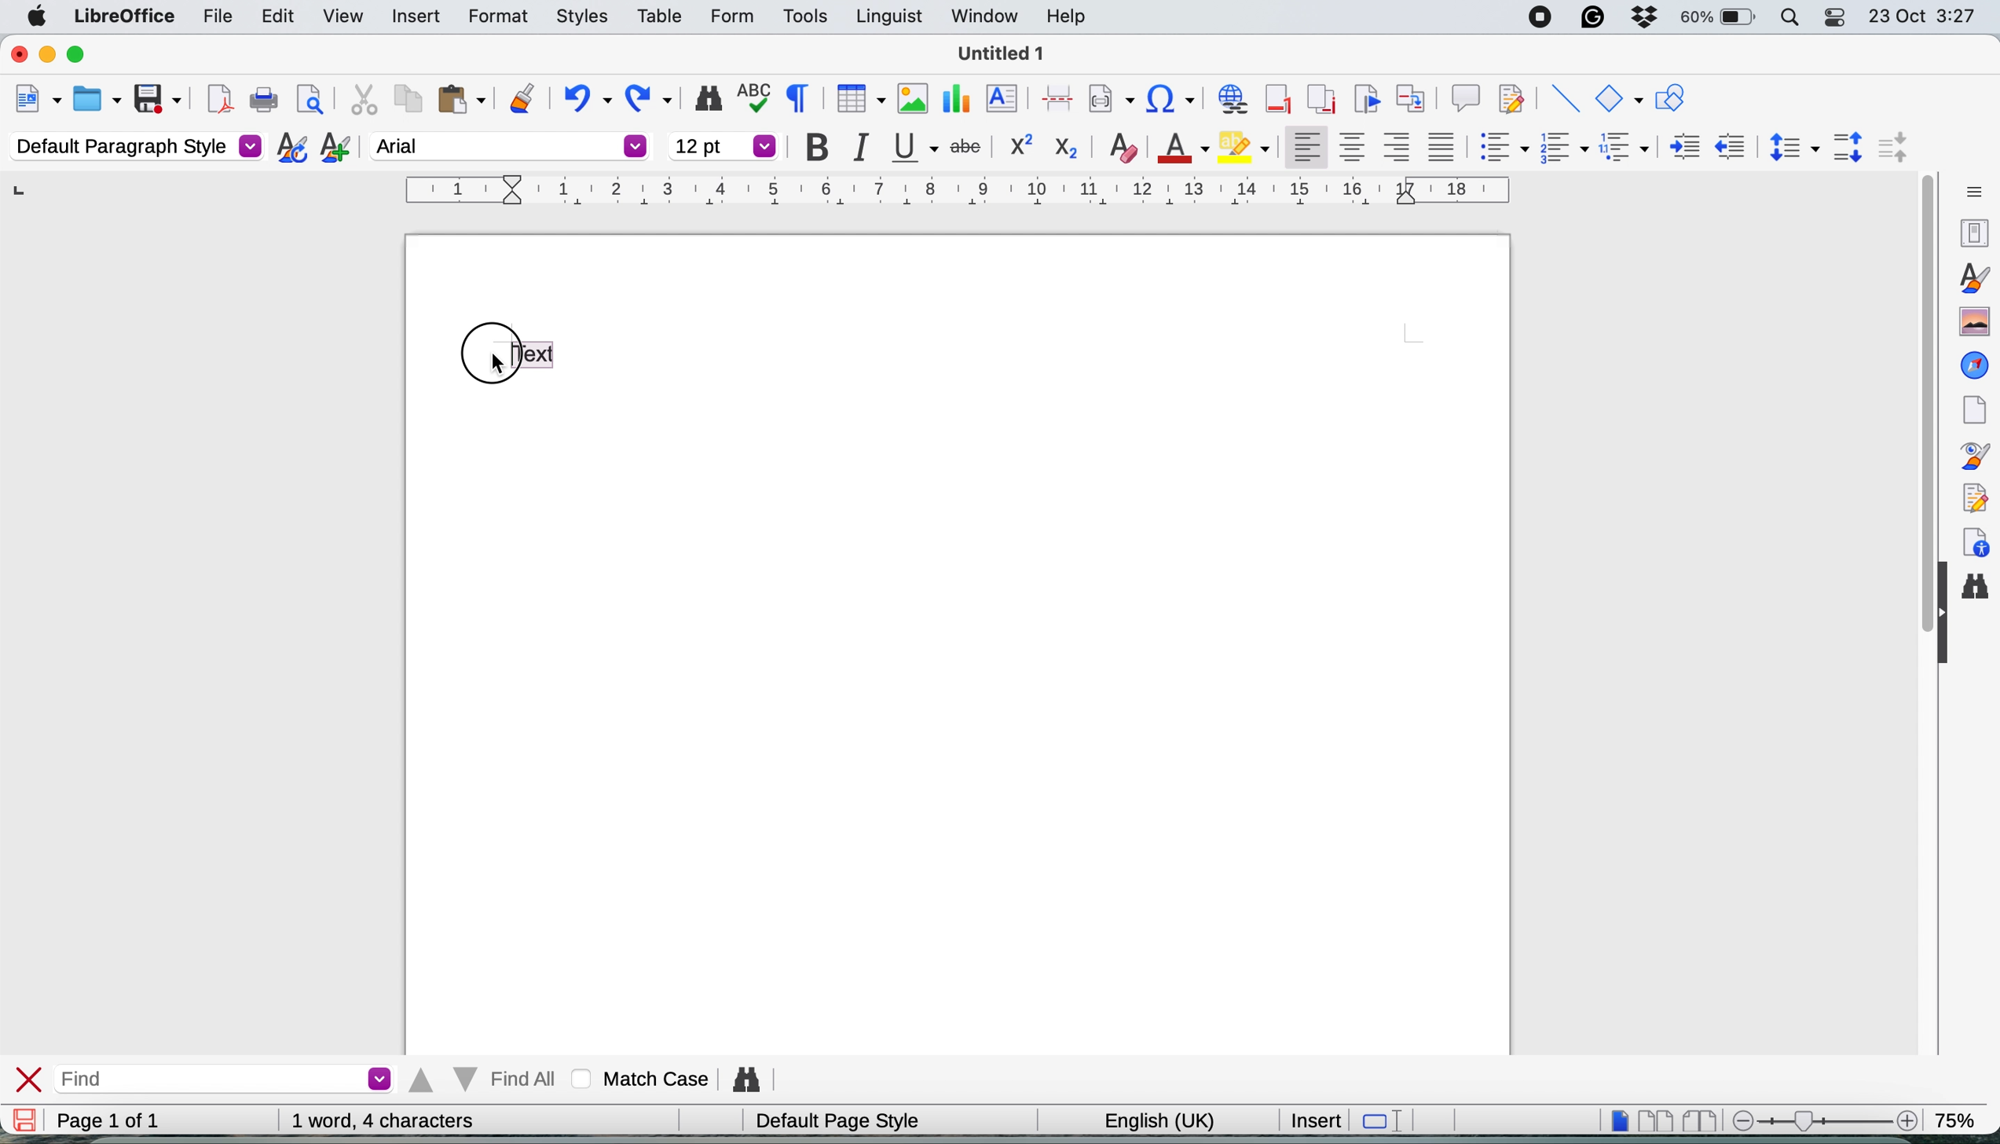 This screenshot has height=1144, width=2000. Describe the element at coordinates (1590, 19) in the screenshot. I see `grammarly` at that location.